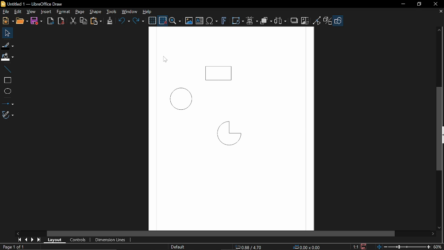  What do you see at coordinates (7, 91) in the screenshot?
I see `Ellips` at bounding box center [7, 91].